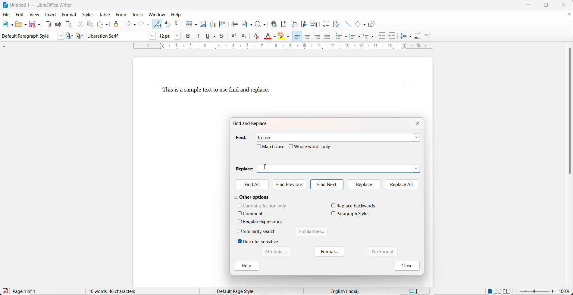 This screenshot has height=295, width=573. What do you see at coordinates (39, 24) in the screenshot?
I see `save options` at bounding box center [39, 24].